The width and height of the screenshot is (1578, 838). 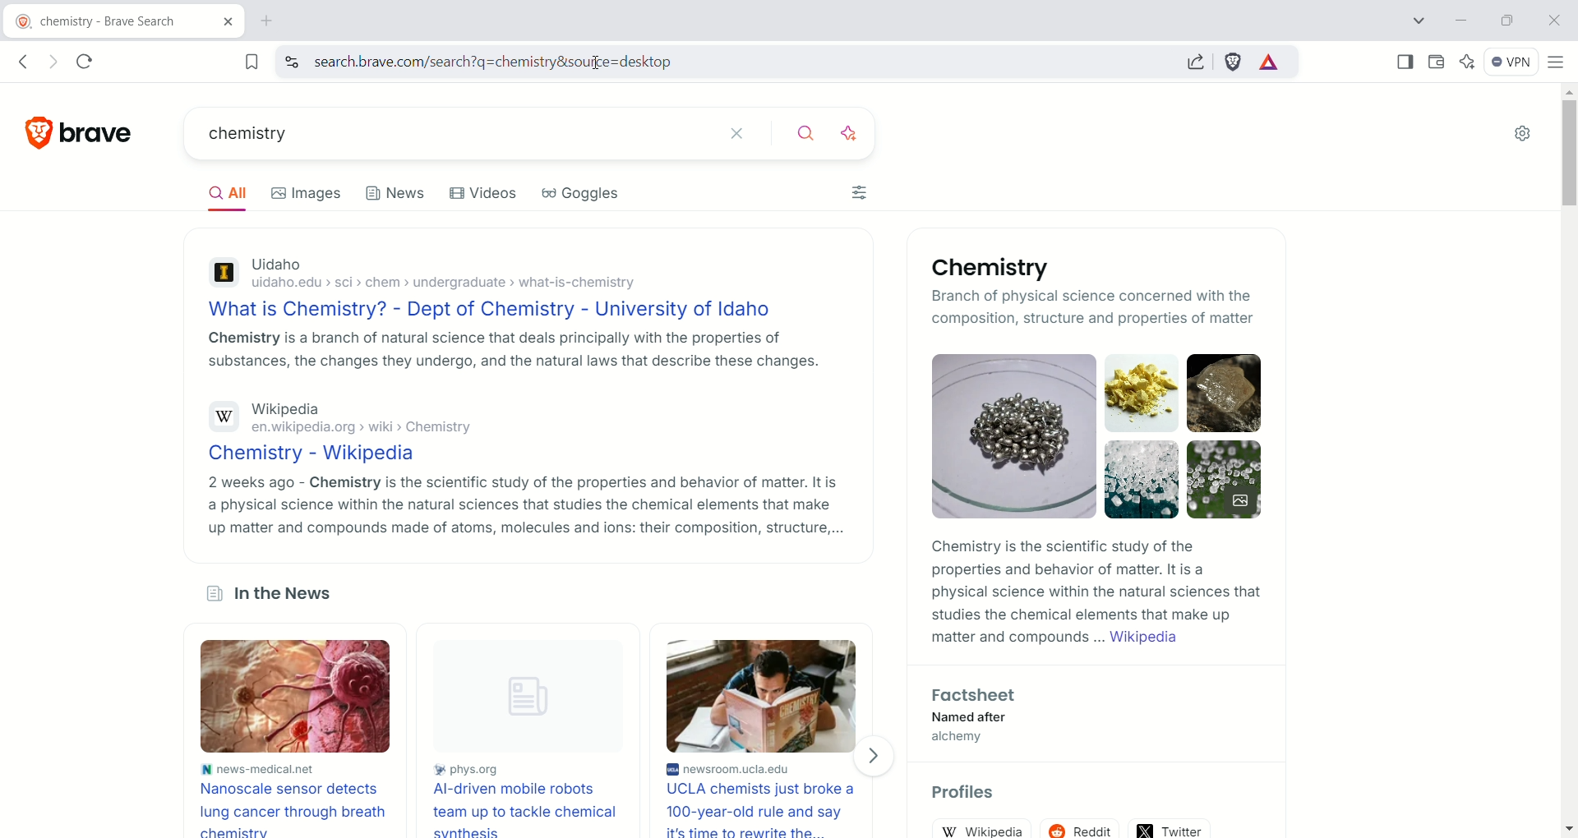 I want to click on Branch of physical science concerned with the composition, structure and properties of matter., so click(x=1042, y=306).